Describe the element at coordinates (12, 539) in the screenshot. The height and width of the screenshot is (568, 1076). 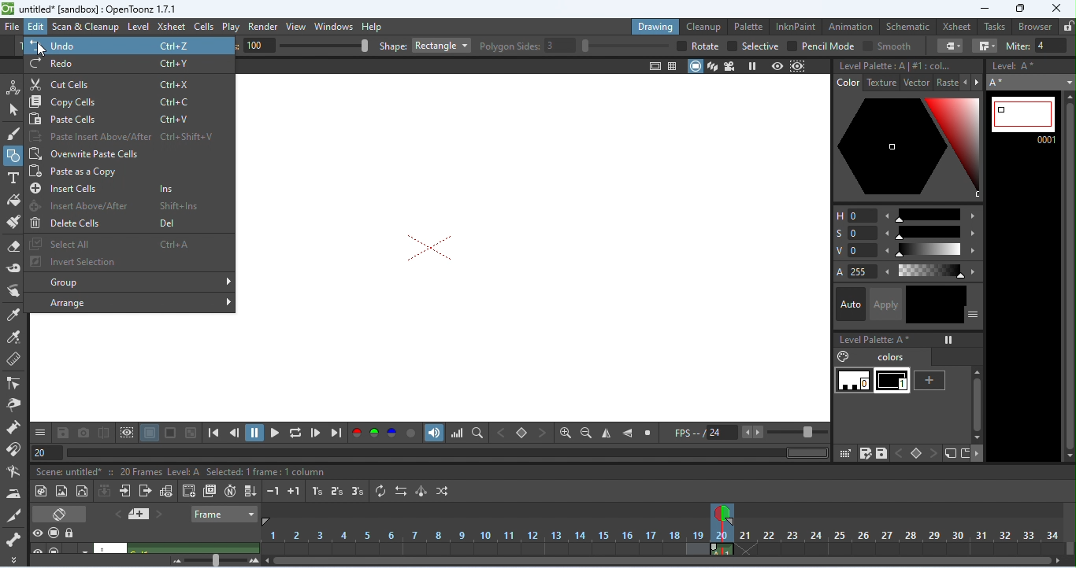
I see `skeleton` at that location.